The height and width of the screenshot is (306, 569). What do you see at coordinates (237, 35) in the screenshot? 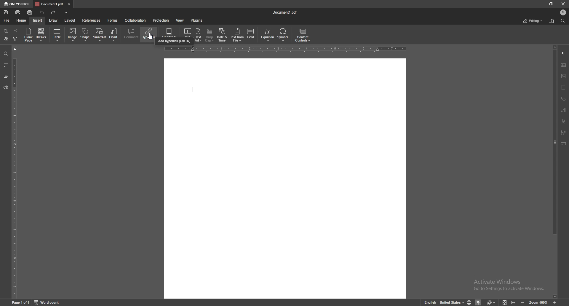
I see `text from file` at bounding box center [237, 35].